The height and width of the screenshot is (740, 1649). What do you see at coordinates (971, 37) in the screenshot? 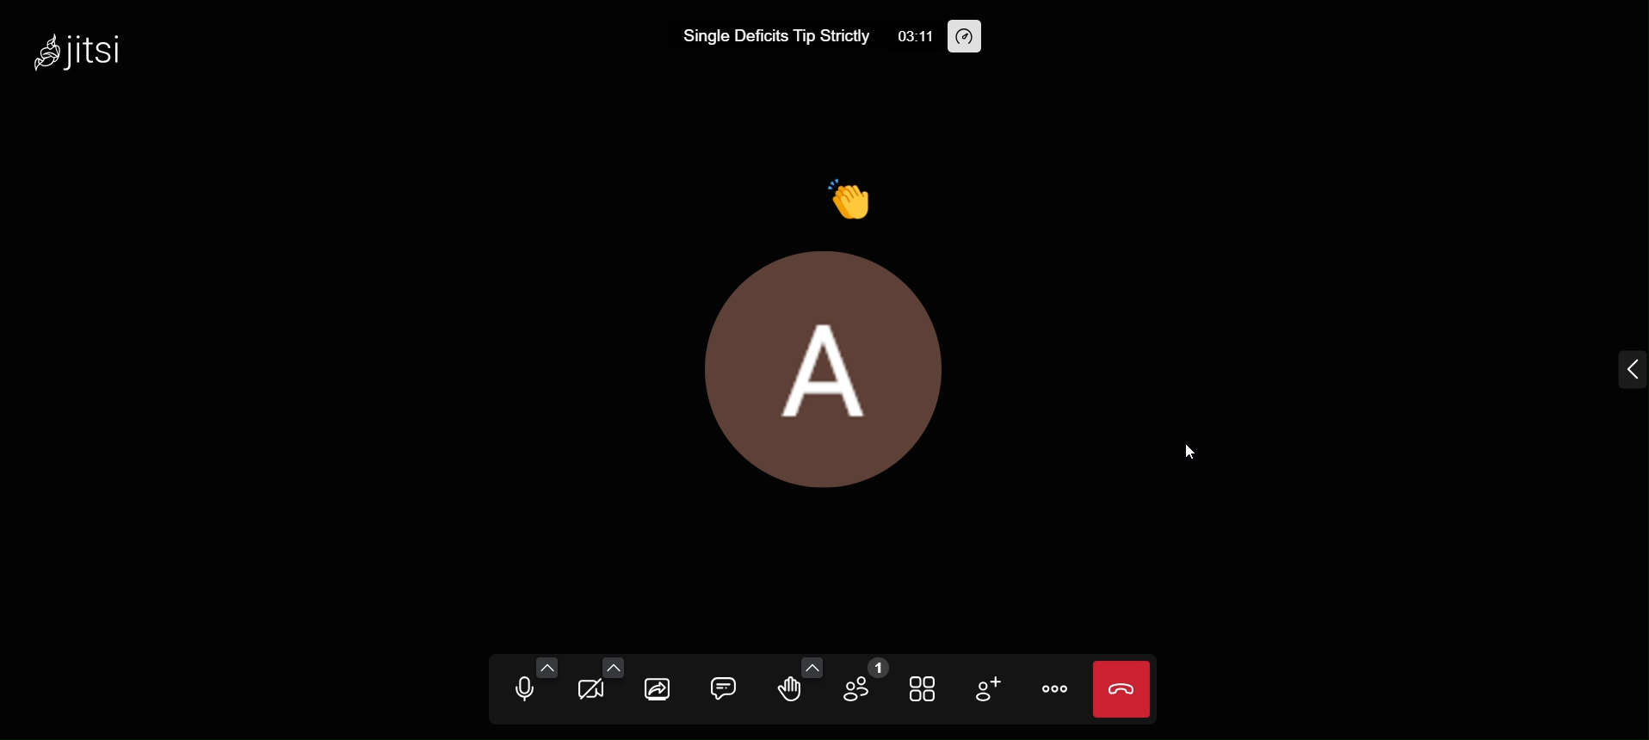
I see `performance setting` at bounding box center [971, 37].